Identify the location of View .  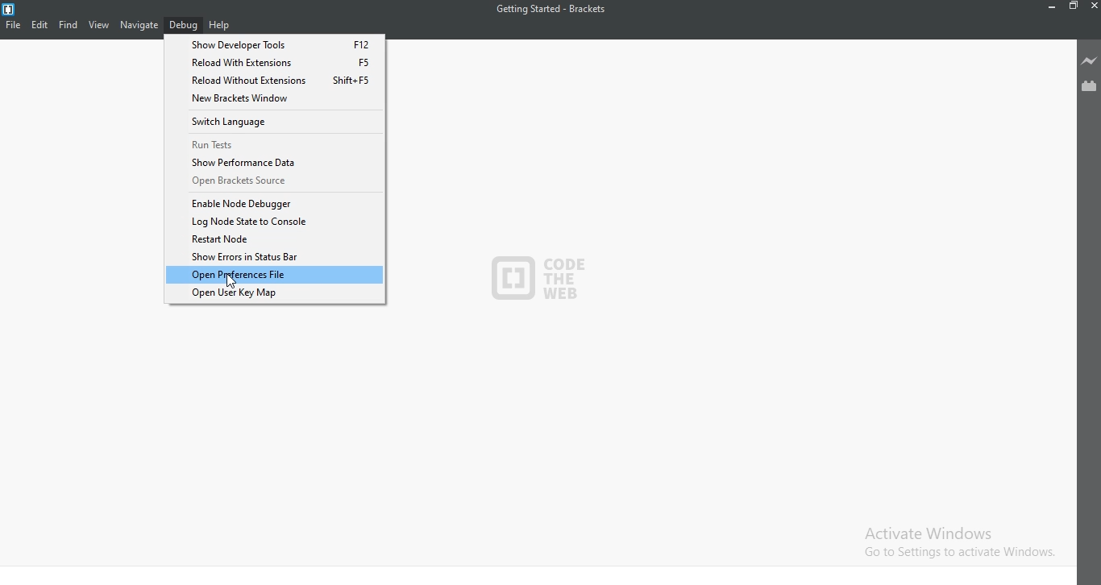
(99, 24).